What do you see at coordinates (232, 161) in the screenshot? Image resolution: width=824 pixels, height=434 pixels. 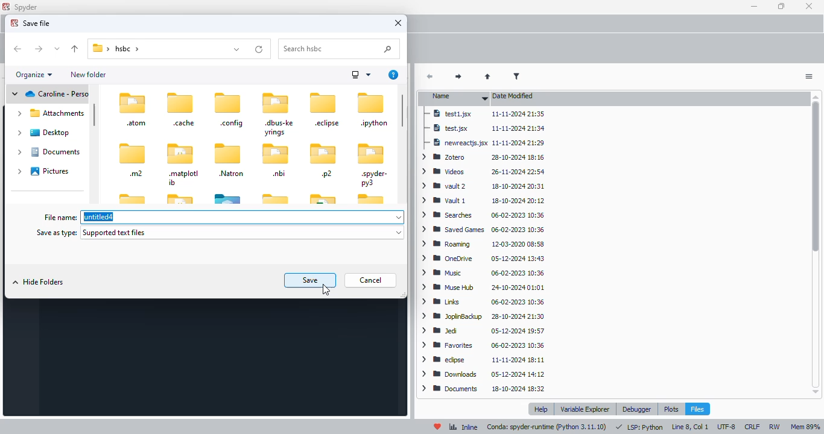 I see `.natron` at bounding box center [232, 161].